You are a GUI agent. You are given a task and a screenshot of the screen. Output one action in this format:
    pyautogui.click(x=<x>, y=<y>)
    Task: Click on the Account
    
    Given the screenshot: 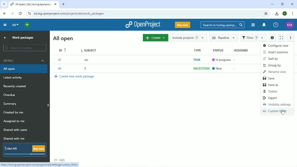 What is the action you would take?
    pyautogui.click(x=290, y=25)
    